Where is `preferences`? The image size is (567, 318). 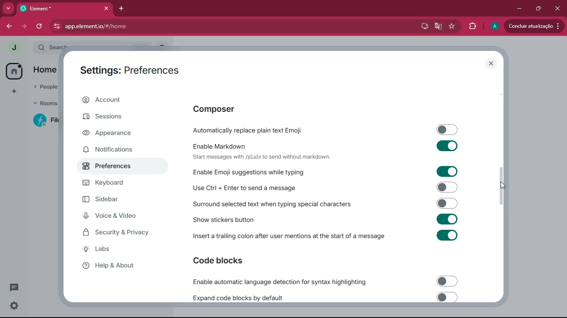 preferences is located at coordinates (114, 168).